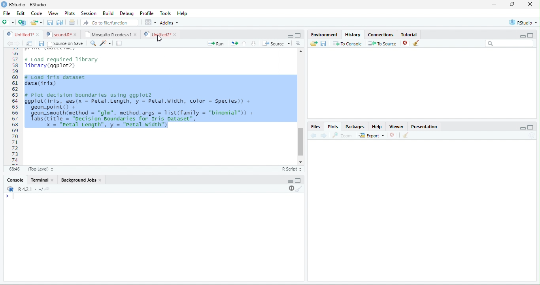 Image resolution: width=540 pixels, height=285 pixels. I want to click on 68:46, so click(14, 169).